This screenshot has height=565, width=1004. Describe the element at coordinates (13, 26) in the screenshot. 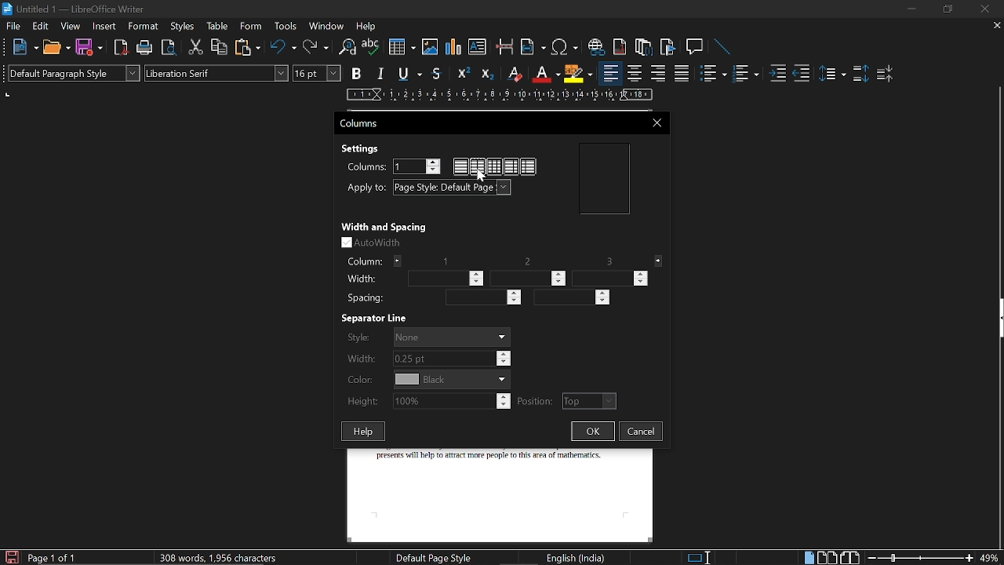

I see `File` at that location.